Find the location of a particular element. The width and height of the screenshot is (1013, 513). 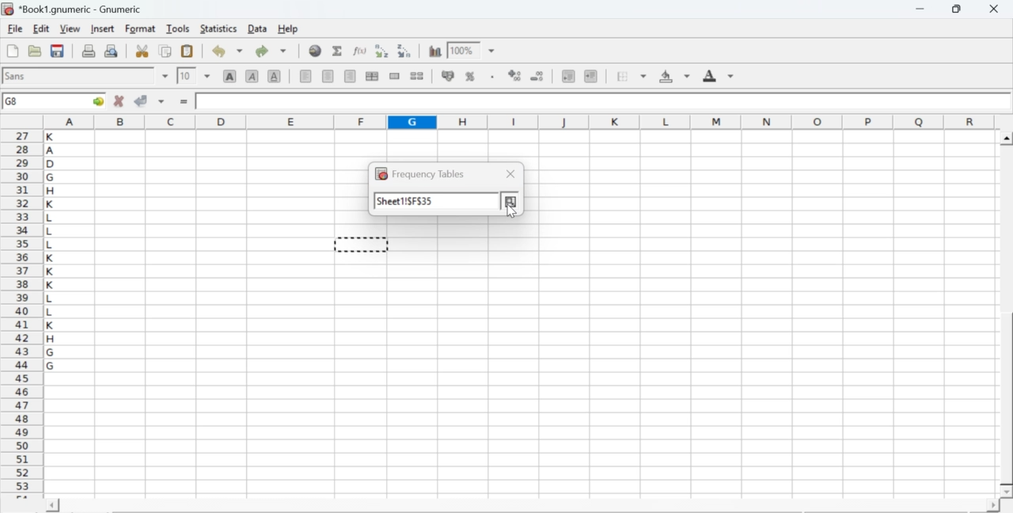

G8 is located at coordinates (13, 101).